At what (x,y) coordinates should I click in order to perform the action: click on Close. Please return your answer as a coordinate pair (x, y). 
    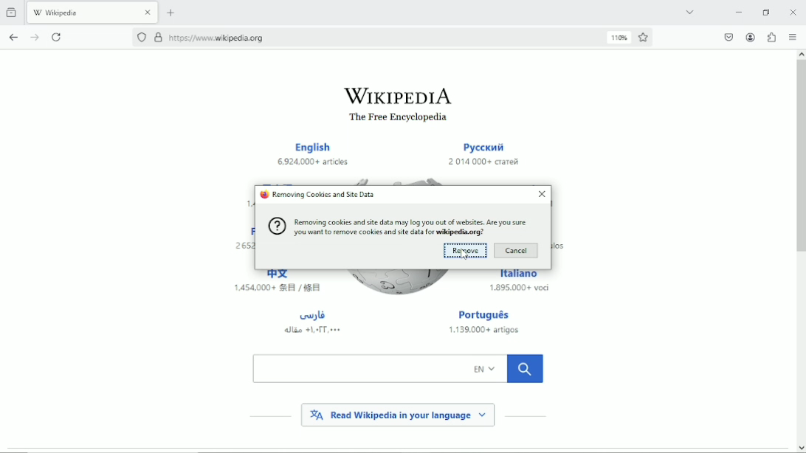
    Looking at the image, I should click on (793, 12).